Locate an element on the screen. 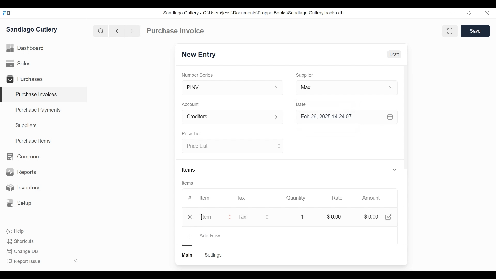  Purchases is located at coordinates (27, 80).